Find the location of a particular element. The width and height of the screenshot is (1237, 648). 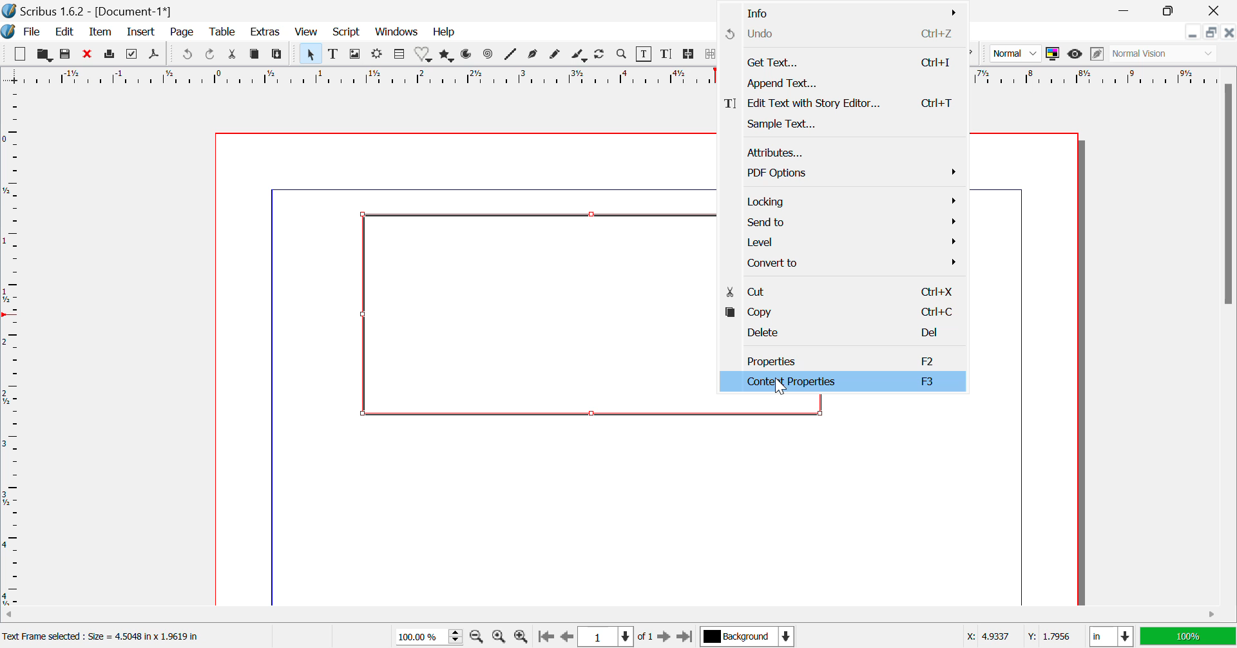

Save as Pdf is located at coordinates (157, 55).